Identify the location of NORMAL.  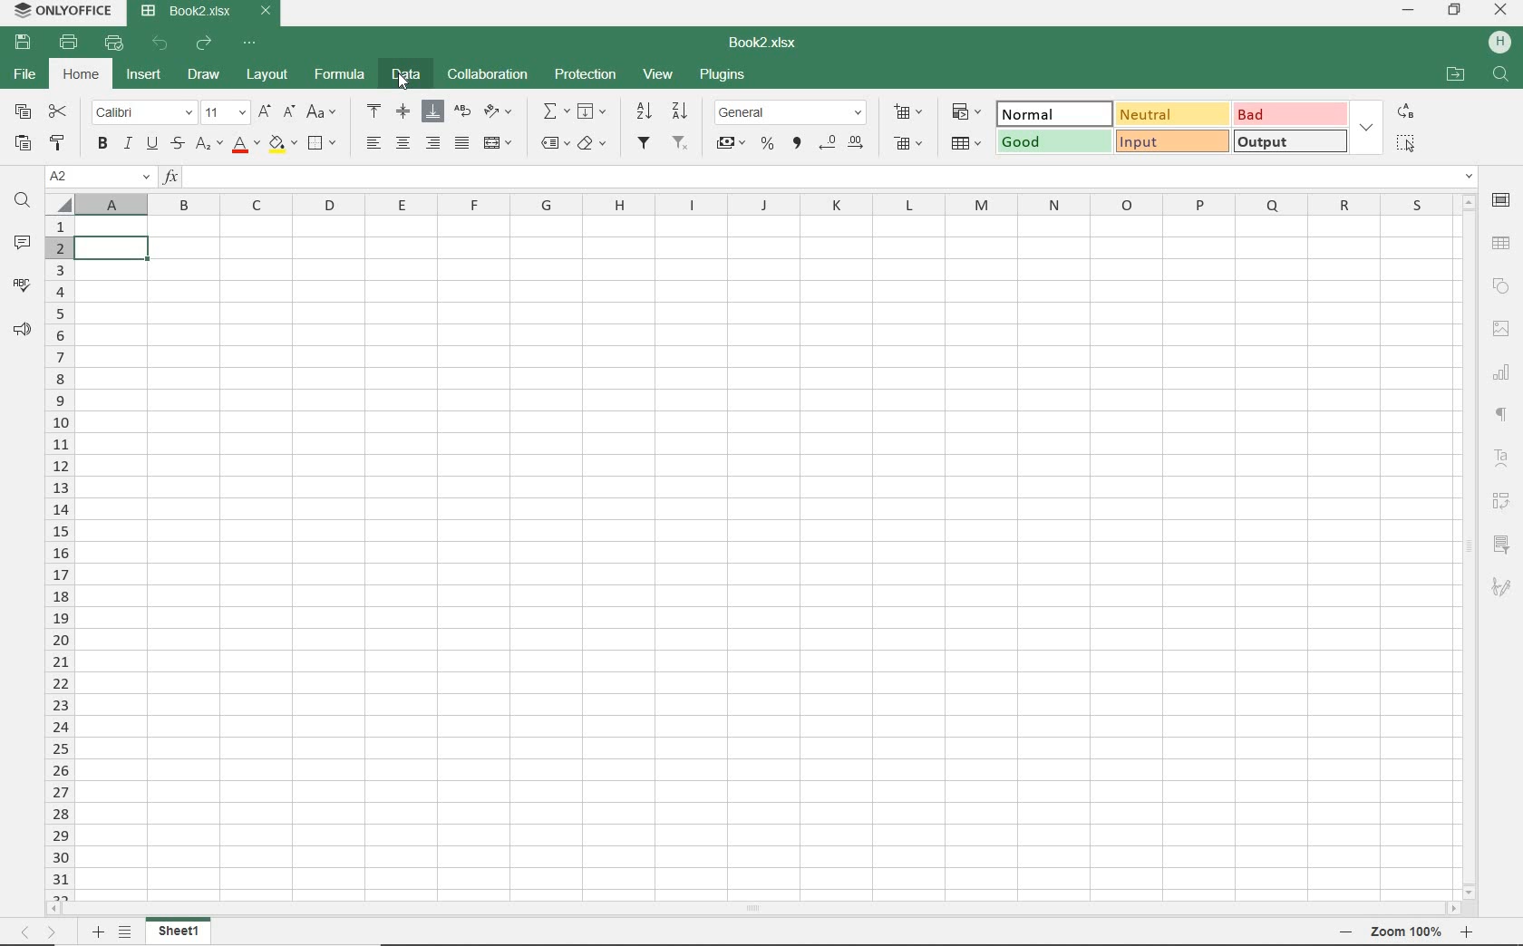
(1050, 113).